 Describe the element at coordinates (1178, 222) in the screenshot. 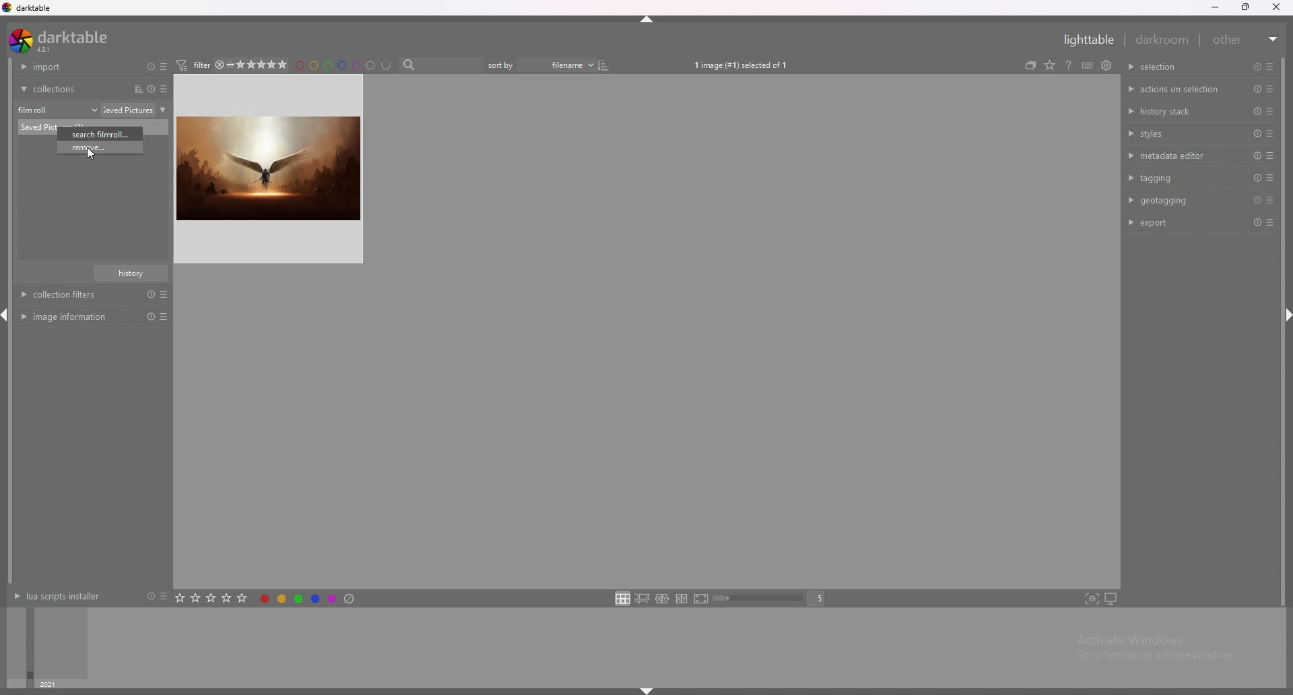

I see `export` at that location.